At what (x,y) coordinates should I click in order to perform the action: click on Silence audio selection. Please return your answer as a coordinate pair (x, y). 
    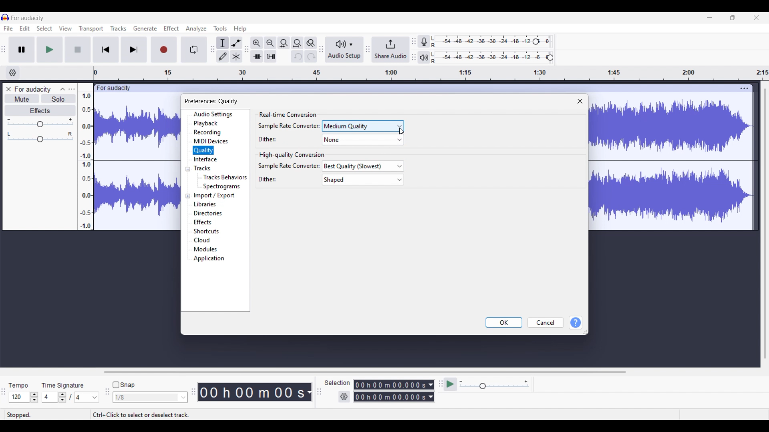
    Looking at the image, I should click on (271, 56).